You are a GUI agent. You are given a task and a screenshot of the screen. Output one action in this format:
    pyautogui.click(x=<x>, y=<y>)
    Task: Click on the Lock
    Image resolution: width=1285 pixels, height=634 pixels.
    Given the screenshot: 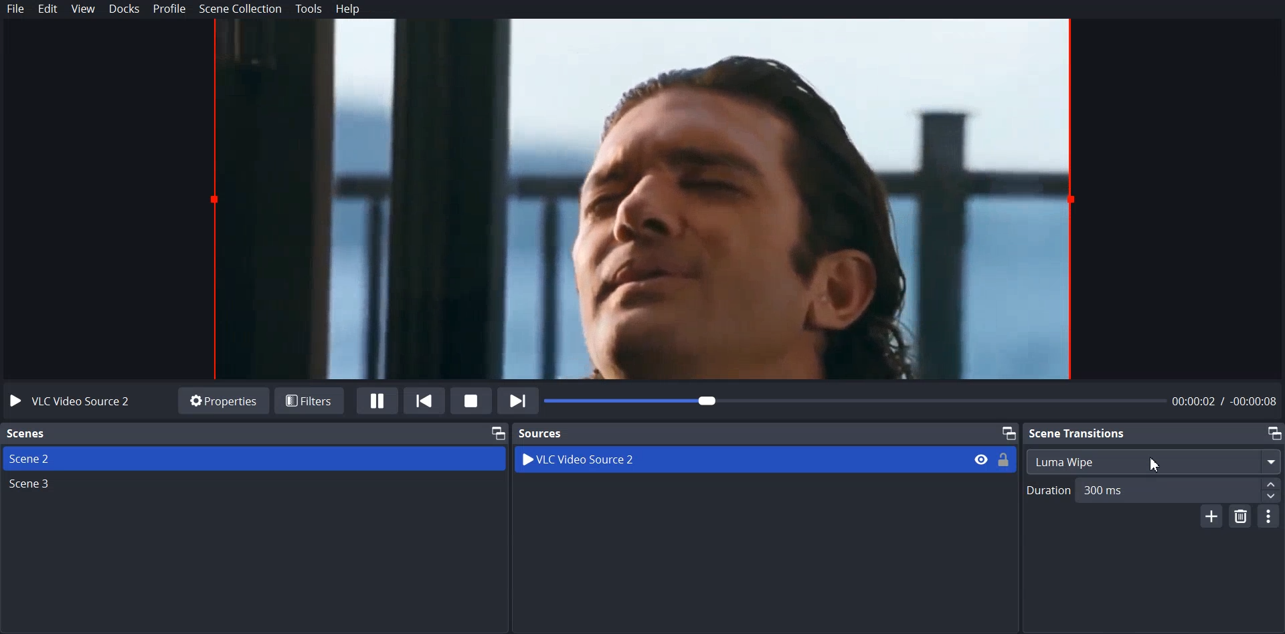 What is the action you would take?
    pyautogui.click(x=1005, y=459)
    